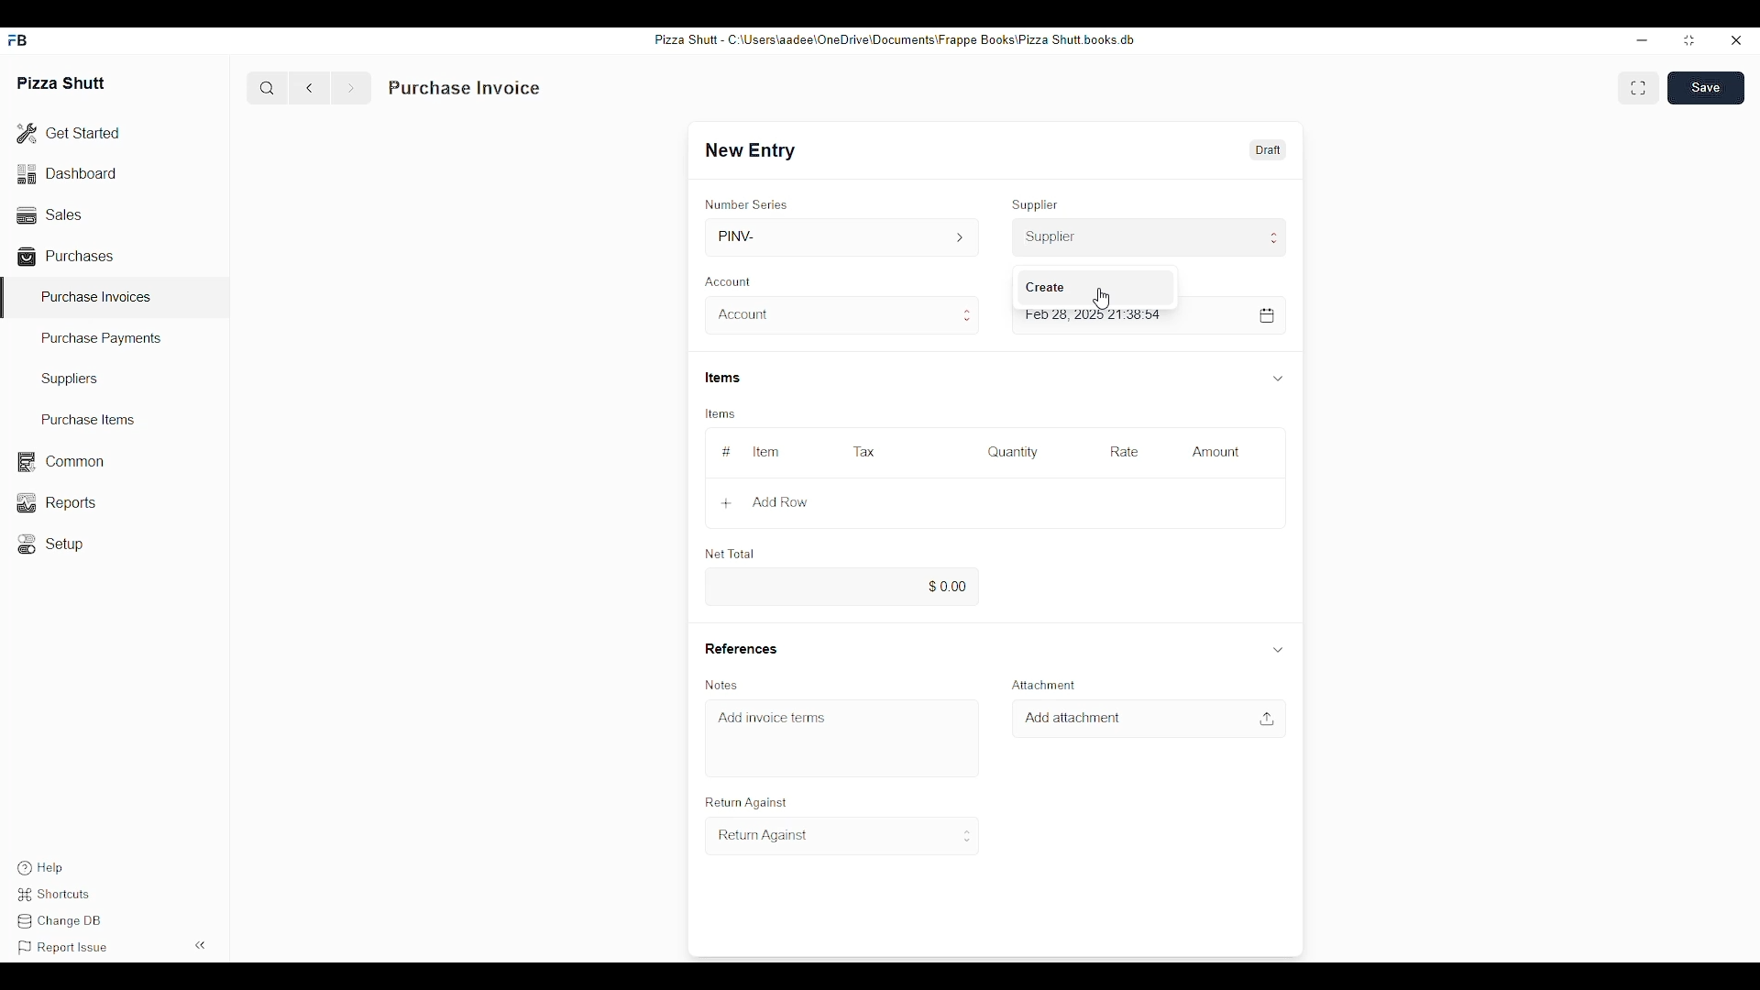  Describe the element at coordinates (69, 135) in the screenshot. I see `Get Started` at that location.